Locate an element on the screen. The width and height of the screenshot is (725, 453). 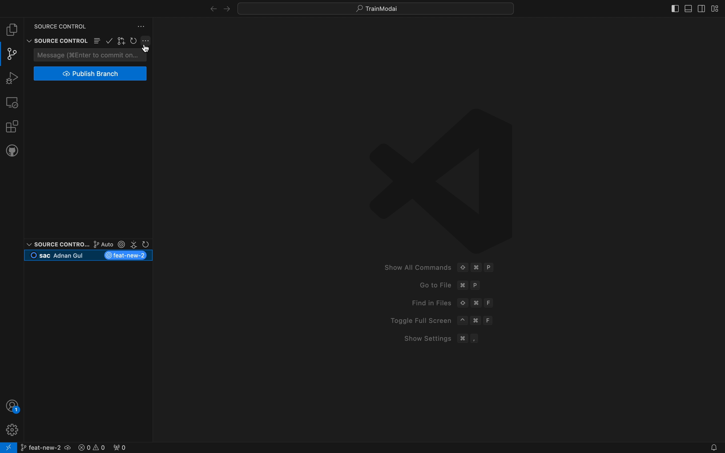
profile is located at coordinates (13, 406).